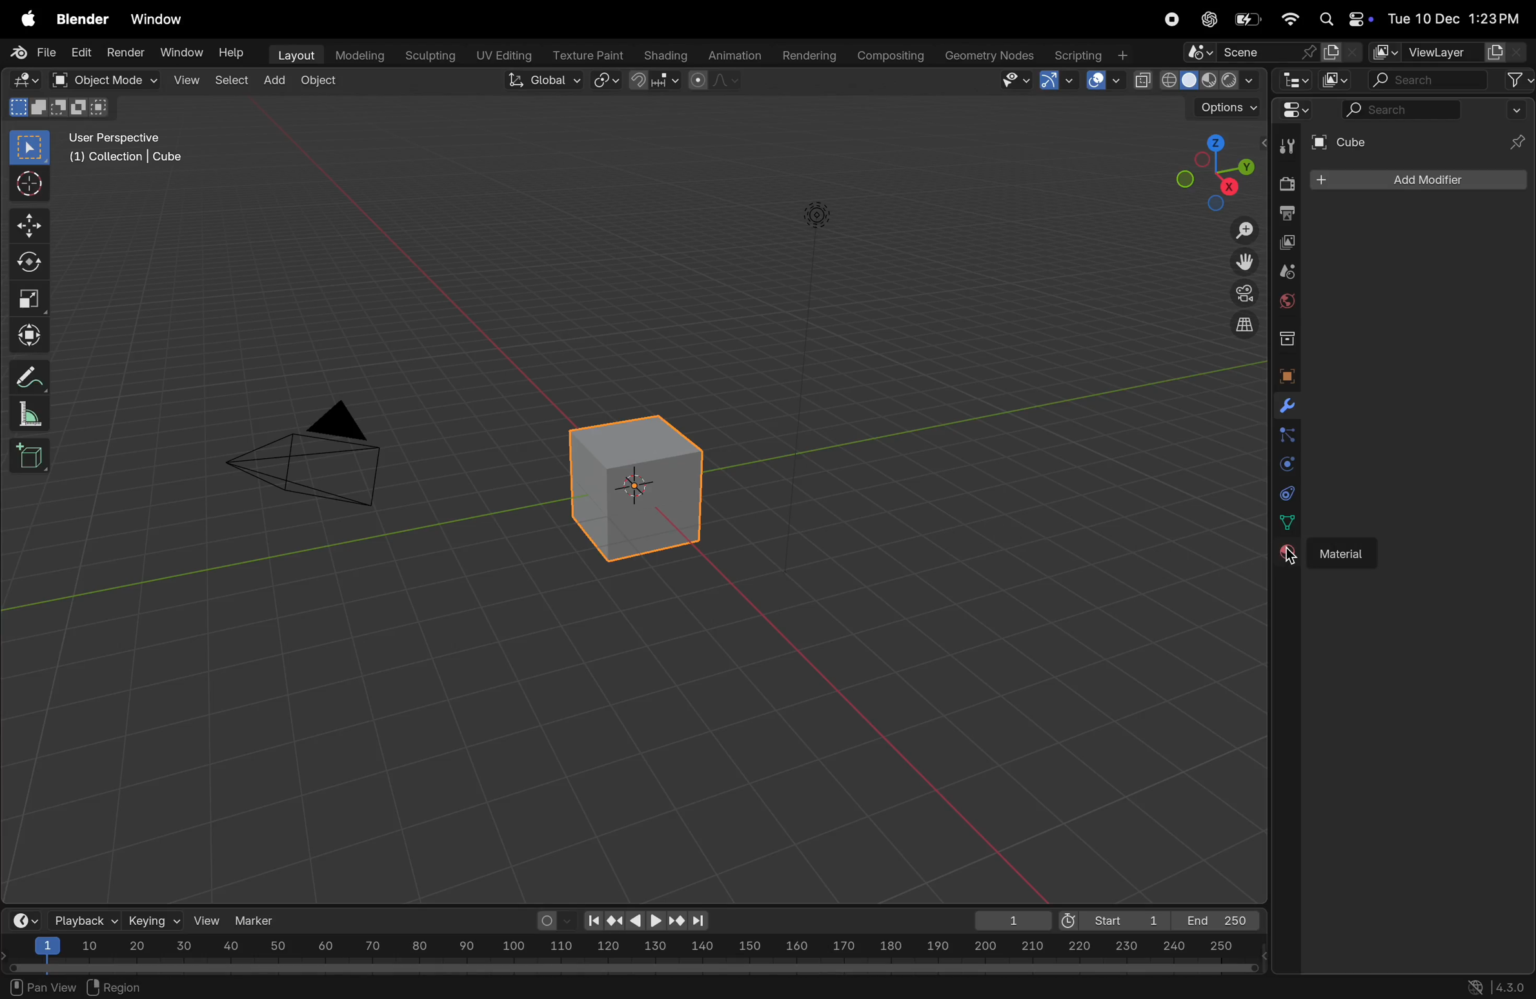 This screenshot has width=1536, height=999. What do you see at coordinates (1452, 19) in the screenshot?
I see `Tue 12 dec 1.23 pm` at bounding box center [1452, 19].